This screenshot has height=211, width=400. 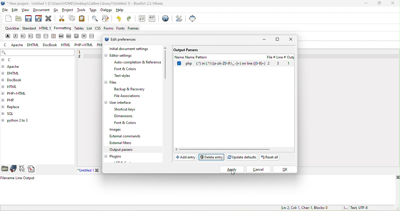 What do you see at coordinates (5, 10) in the screenshot?
I see `file` at bounding box center [5, 10].